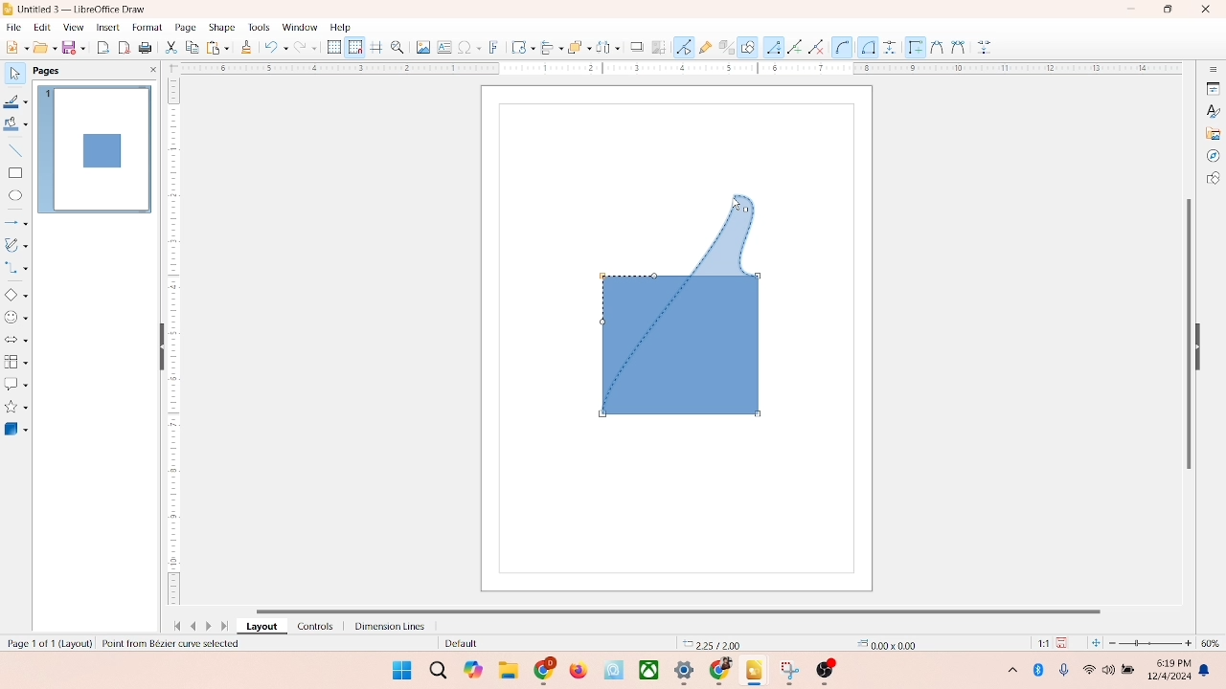 Image resolution: width=1226 pixels, height=689 pixels. What do you see at coordinates (192, 49) in the screenshot?
I see `copy` at bounding box center [192, 49].